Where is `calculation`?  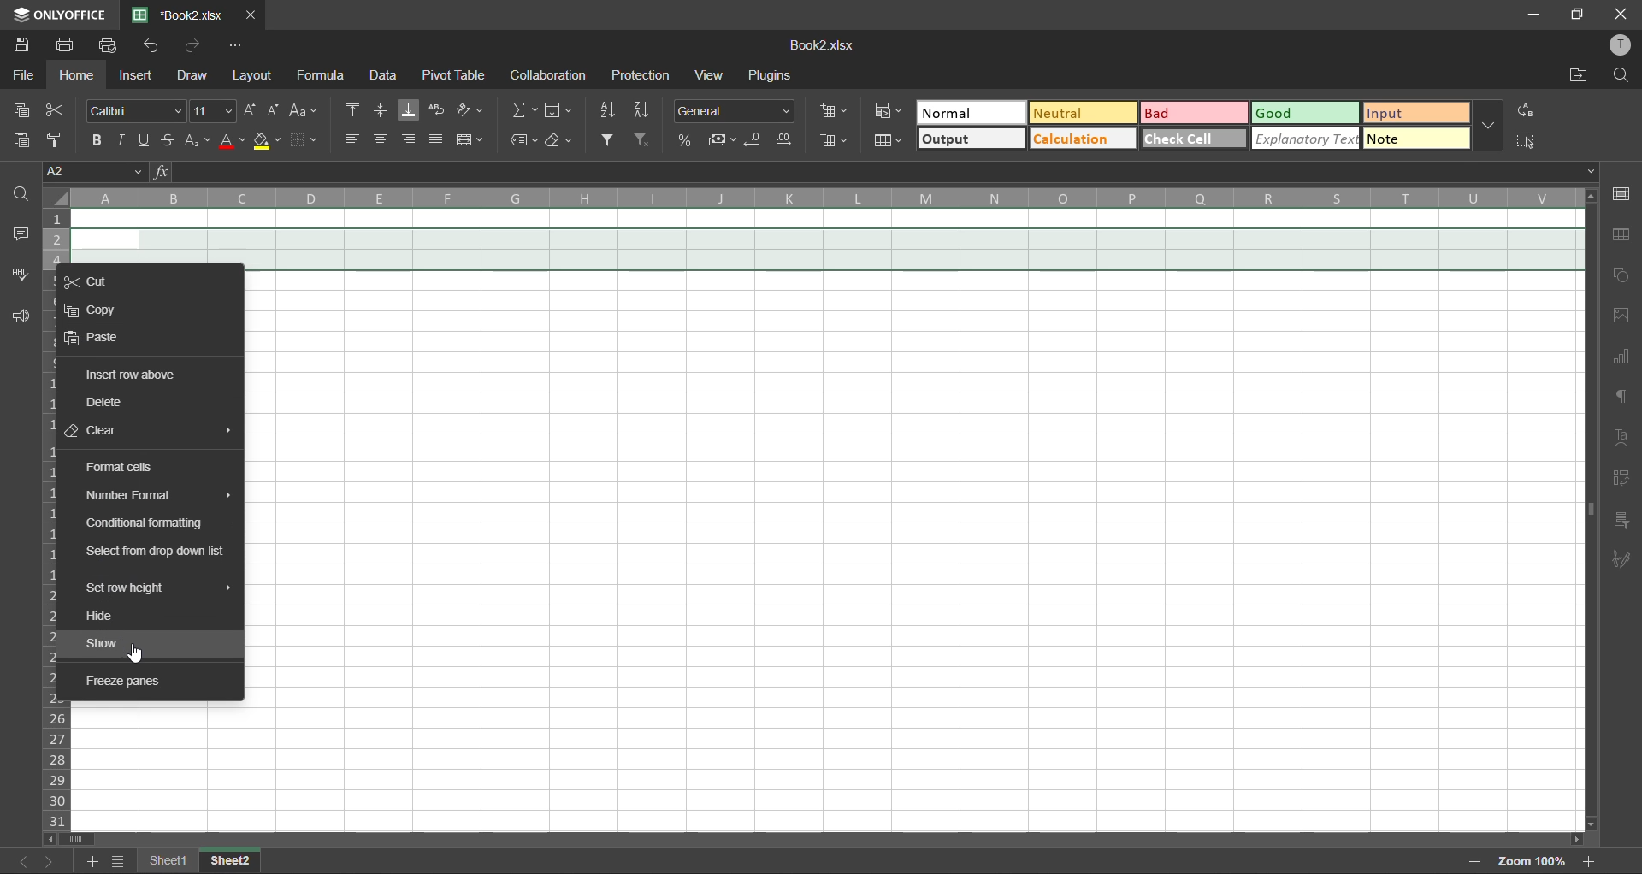 calculation is located at coordinates (1081, 139).